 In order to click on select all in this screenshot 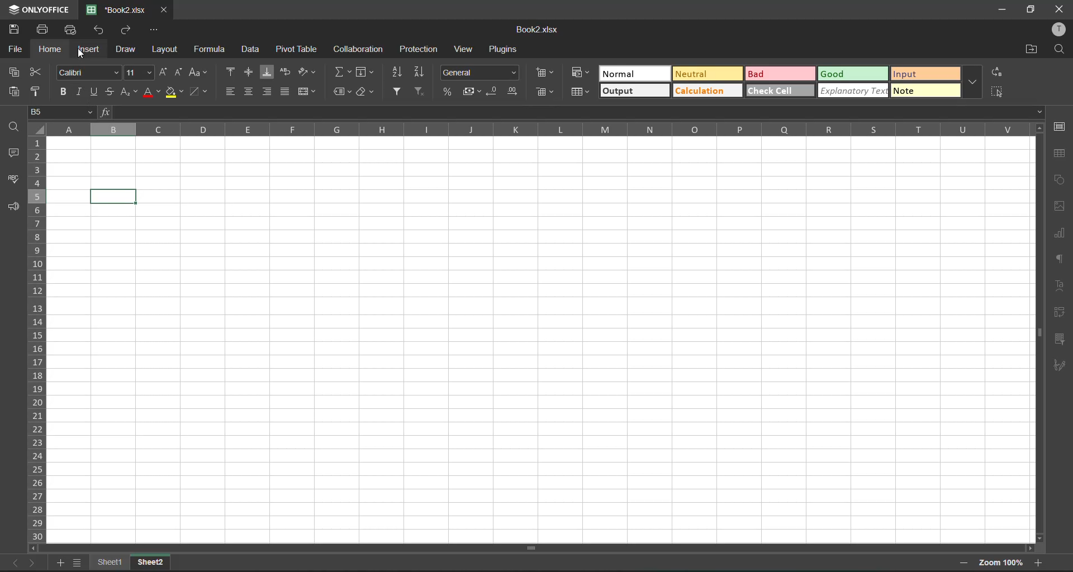, I will do `click(997, 92)`.